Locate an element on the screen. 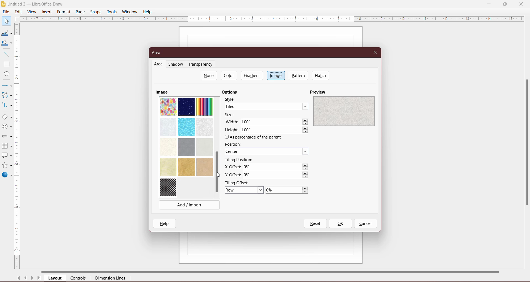 This screenshot has width=530, height=282. Set  the X-Offset is located at coordinates (276, 167).